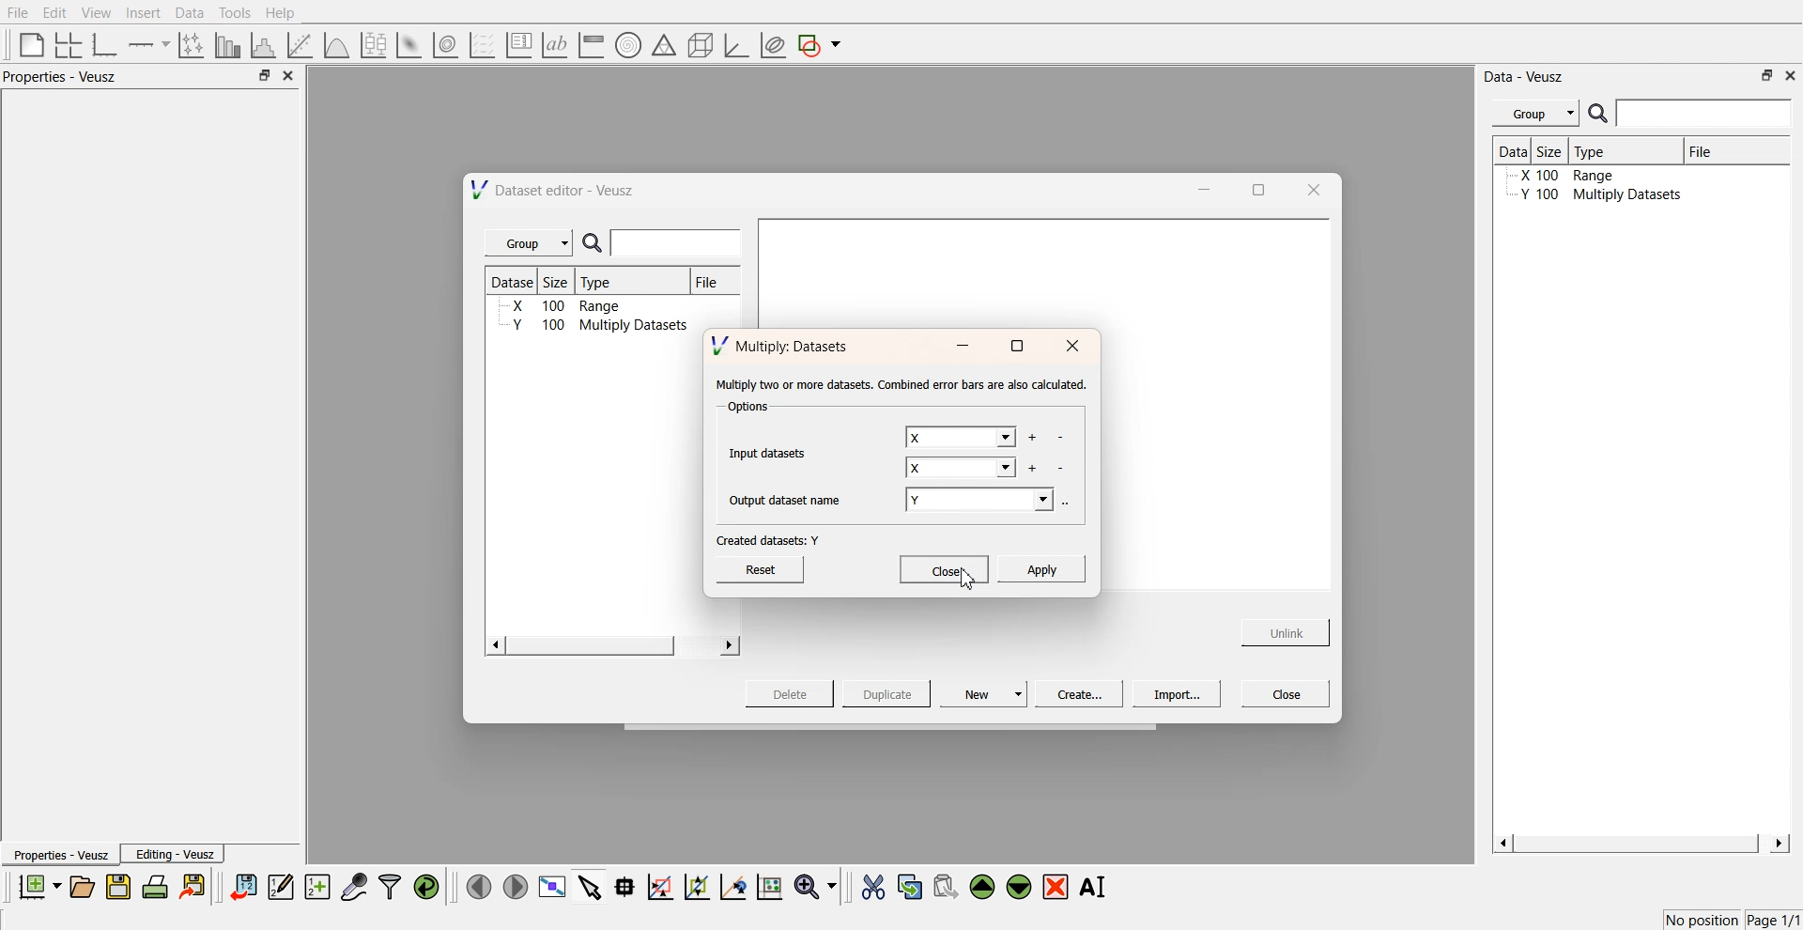 This screenshot has height=930, width=1803. I want to click on import data sets, so click(242, 887).